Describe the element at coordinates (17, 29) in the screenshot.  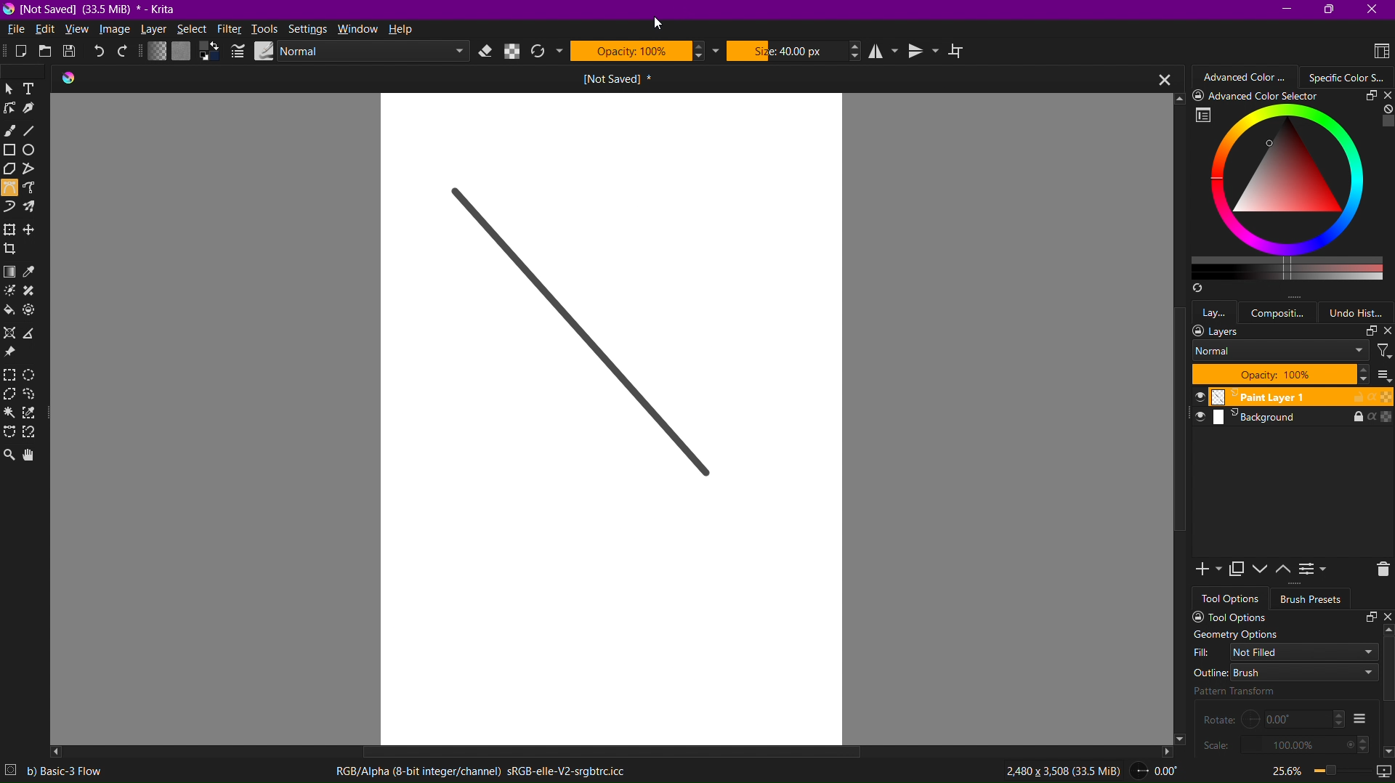
I see `File` at that location.